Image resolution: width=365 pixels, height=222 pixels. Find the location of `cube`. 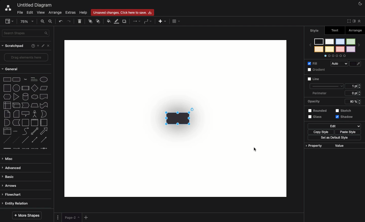

cube is located at coordinates (15, 105).